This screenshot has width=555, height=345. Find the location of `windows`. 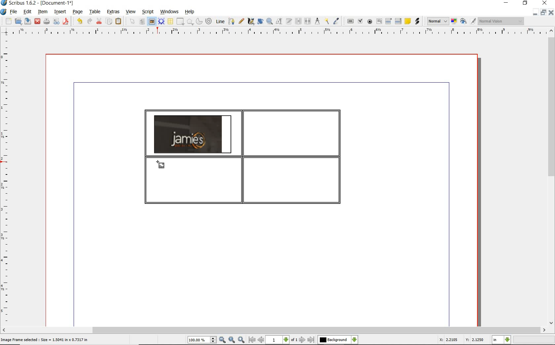

windows is located at coordinates (169, 12).